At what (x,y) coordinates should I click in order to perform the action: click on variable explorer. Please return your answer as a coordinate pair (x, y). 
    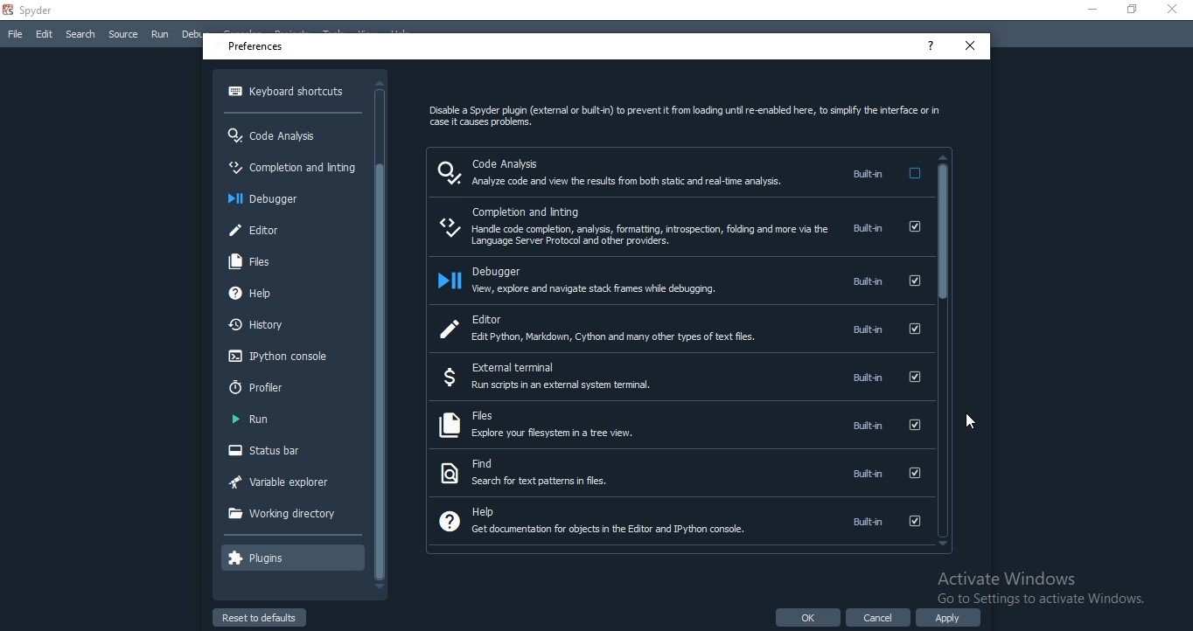
    Looking at the image, I should click on (288, 482).